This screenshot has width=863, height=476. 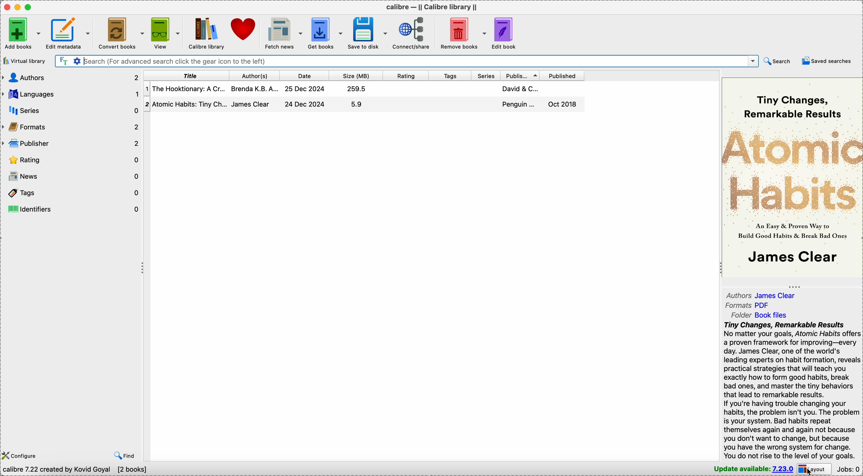 What do you see at coordinates (430, 6) in the screenshot?
I see `Calibre - || calibre library ||` at bounding box center [430, 6].